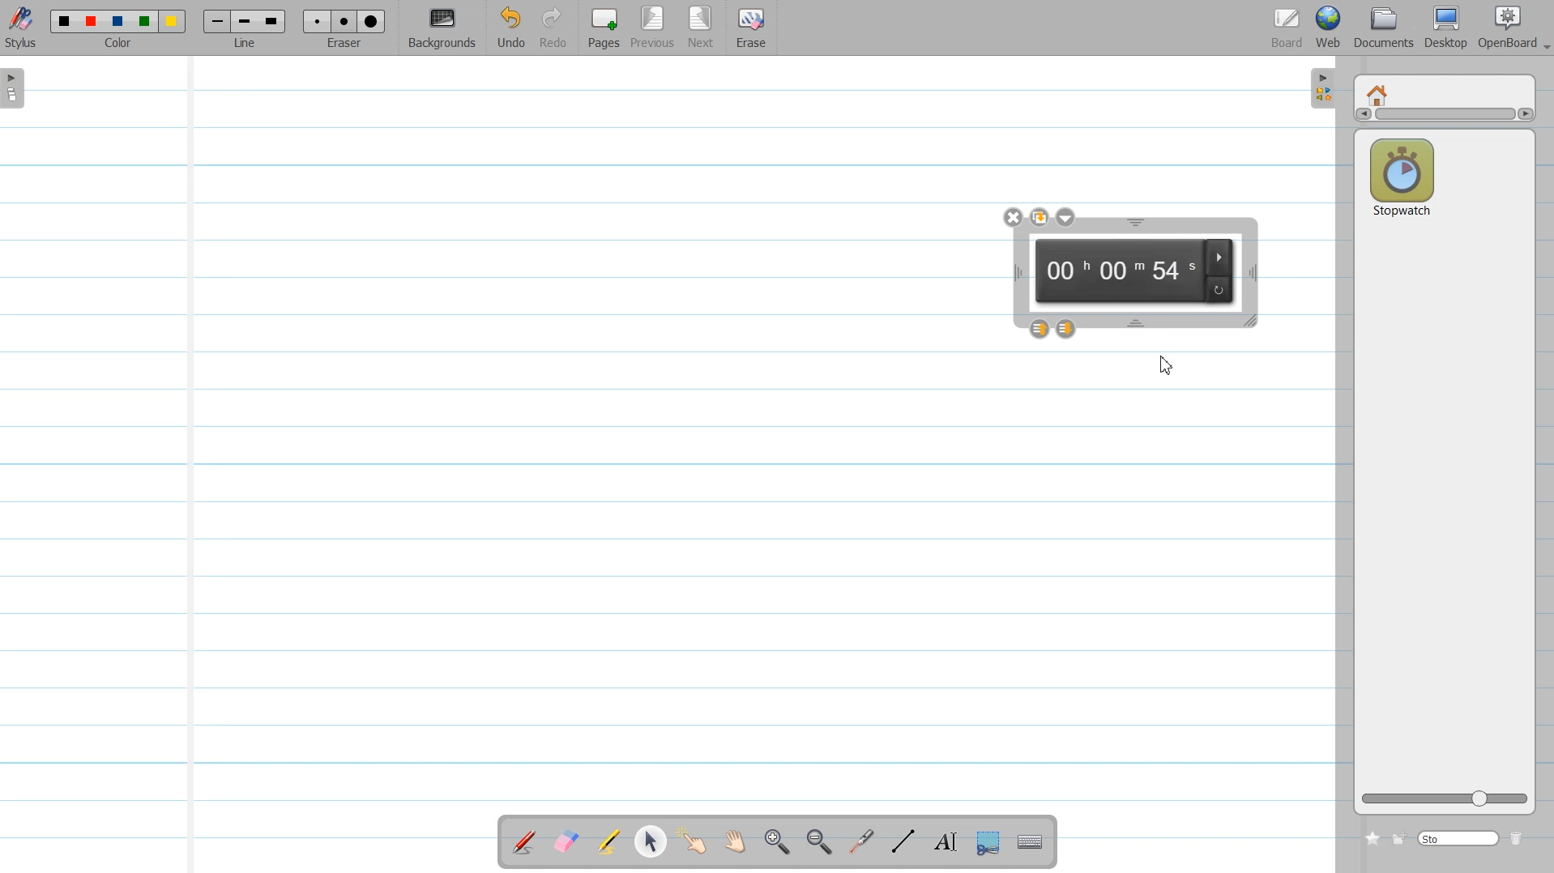 Image resolution: width=1554 pixels, height=873 pixels. I want to click on Eraser, so click(345, 28).